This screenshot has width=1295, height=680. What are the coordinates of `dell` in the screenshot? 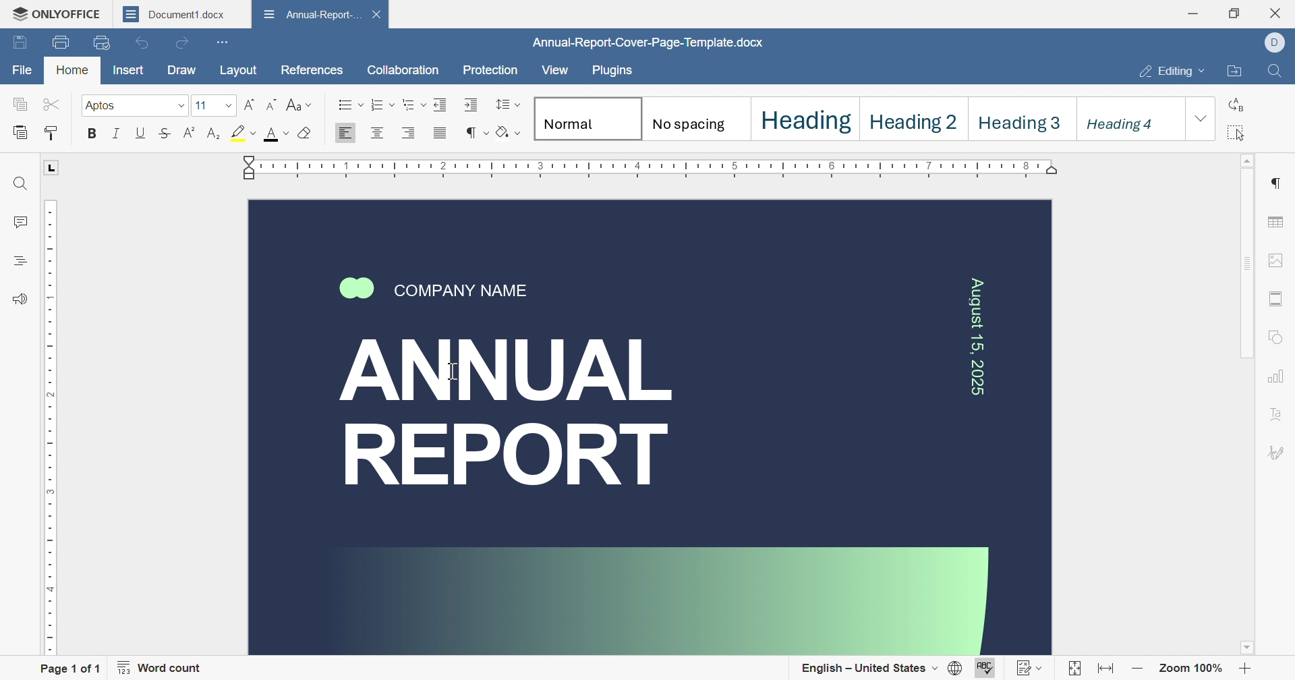 It's located at (1276, 44).